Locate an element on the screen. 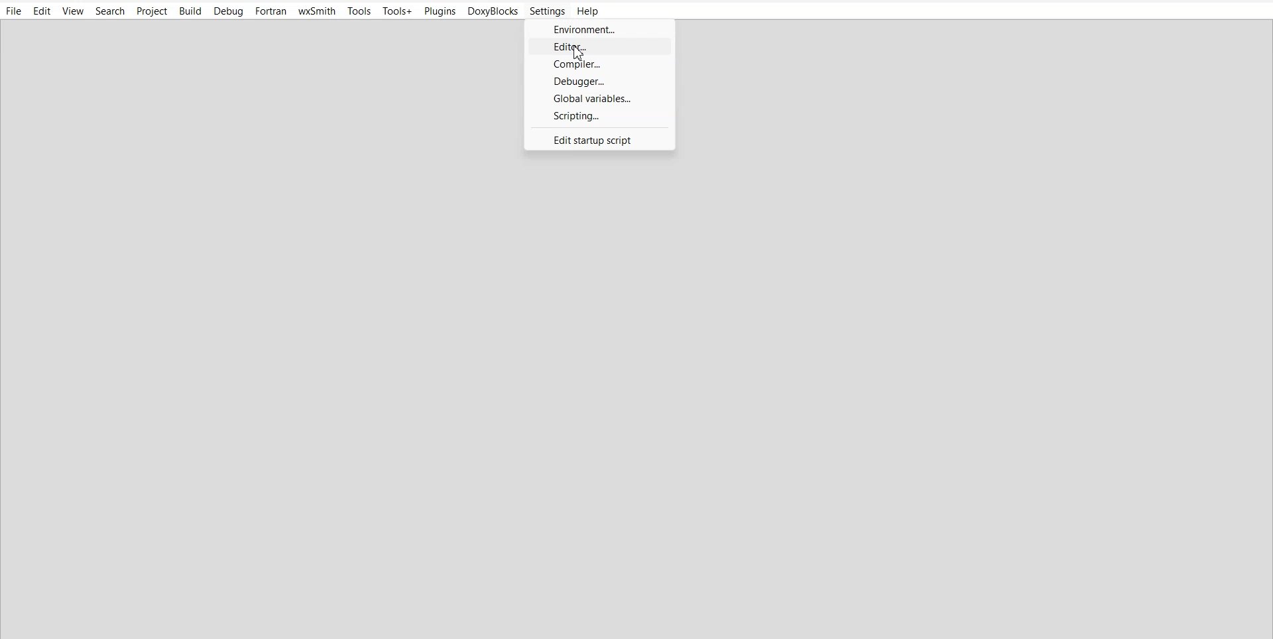 This screenshot has width=1273, height=639. Settings is located at coordinates (548, 11).